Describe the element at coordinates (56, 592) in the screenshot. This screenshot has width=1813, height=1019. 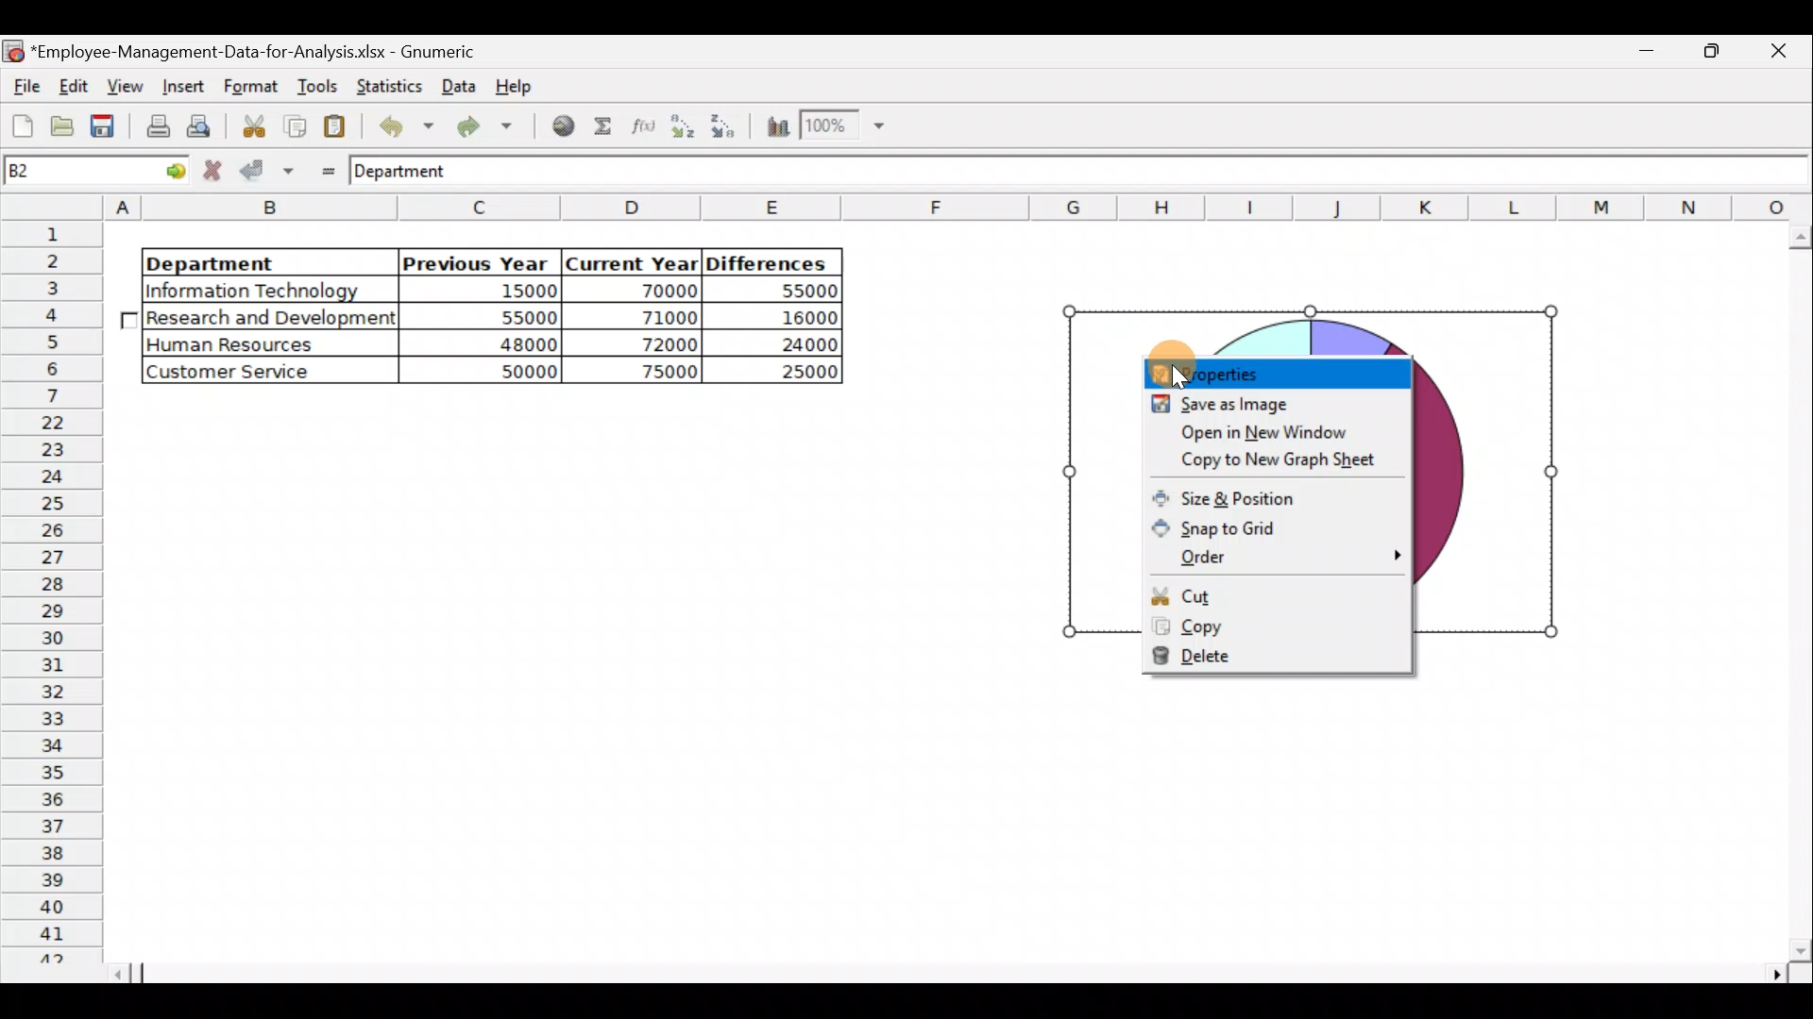
I see `Rows` at that location.